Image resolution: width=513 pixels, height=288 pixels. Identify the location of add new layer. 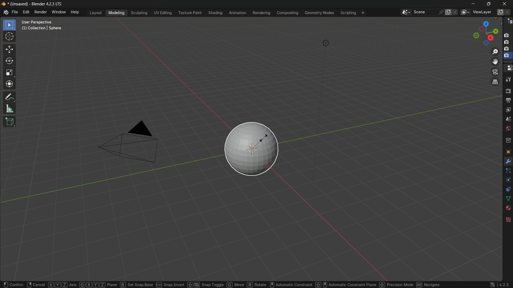
(500, 12).